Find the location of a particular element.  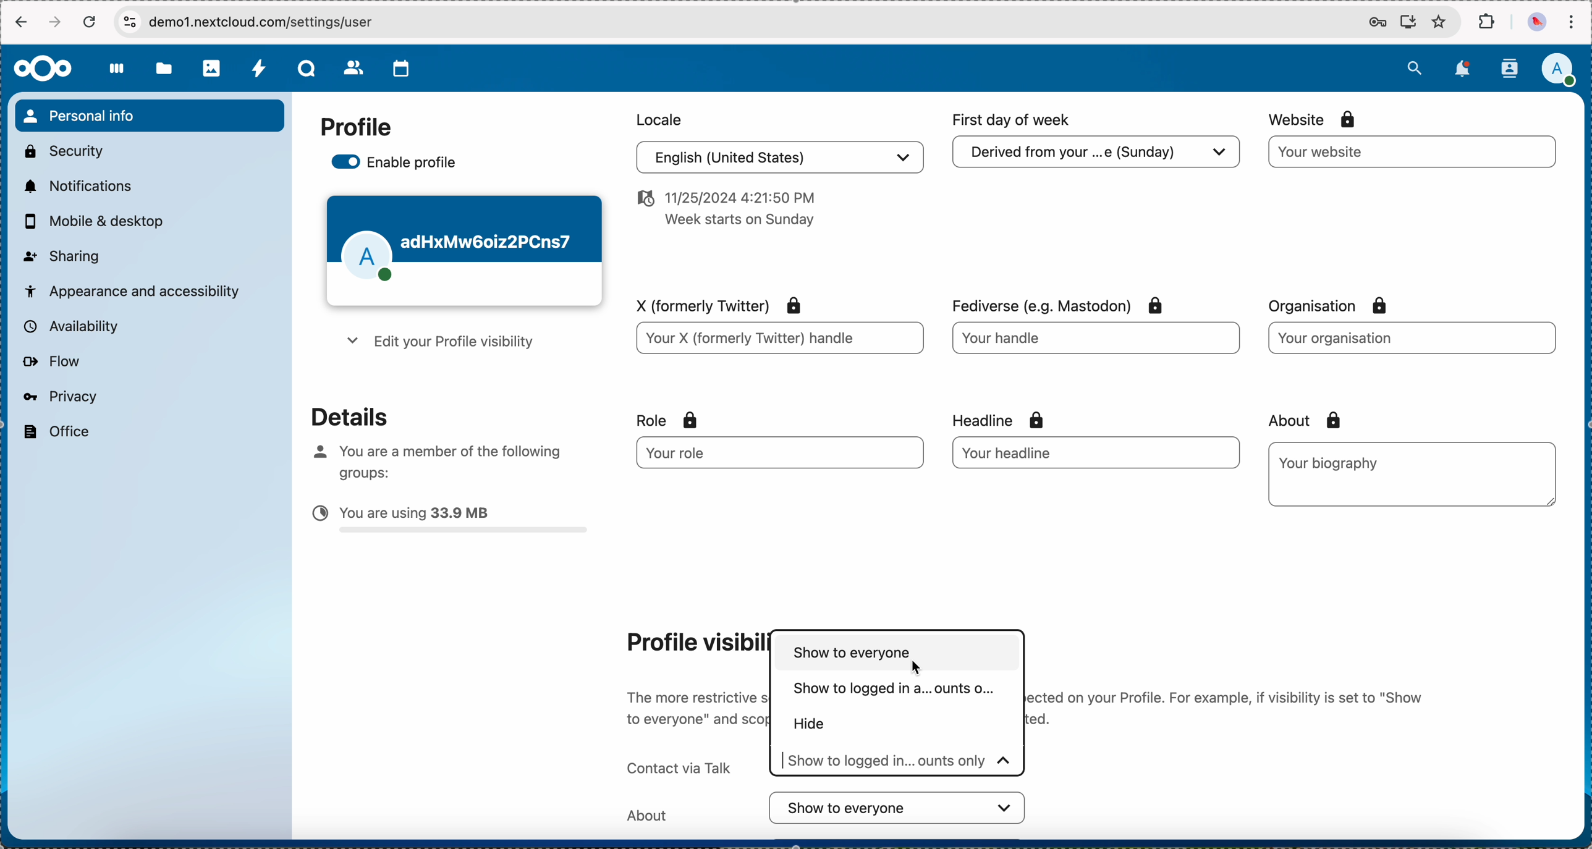

derived from your is located at coordinates (1093, 156).